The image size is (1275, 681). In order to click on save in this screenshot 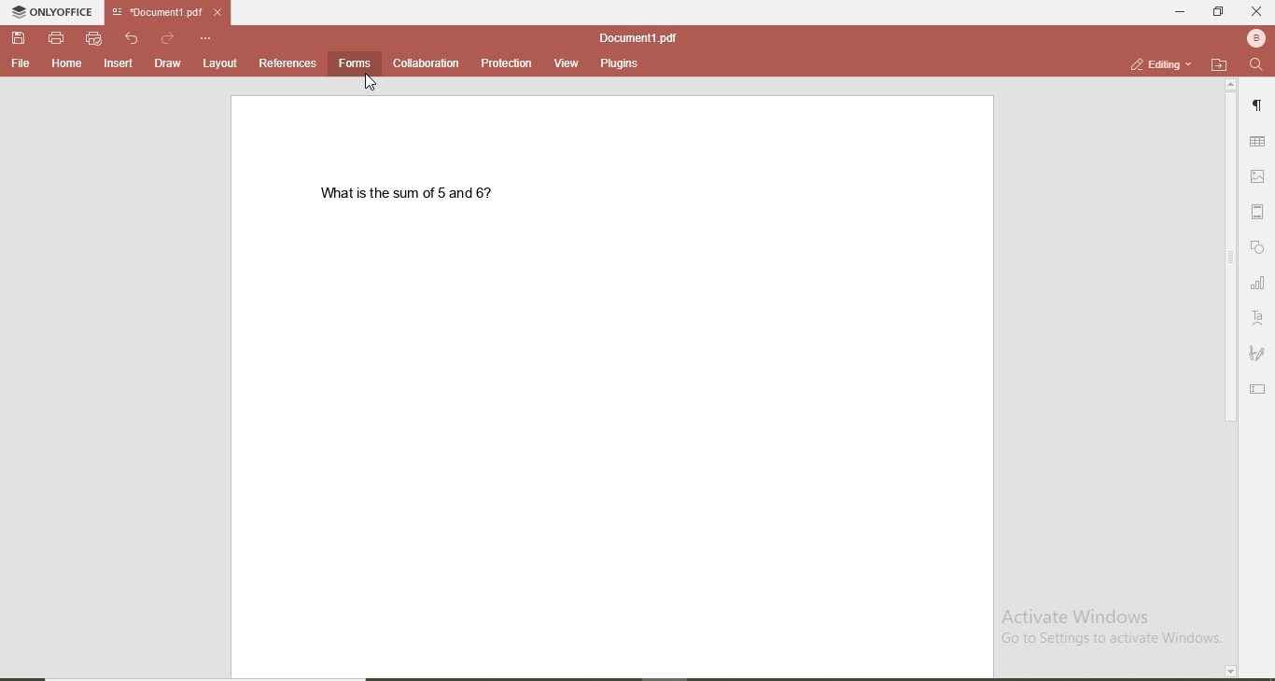, I will do `click(16, 36)`.